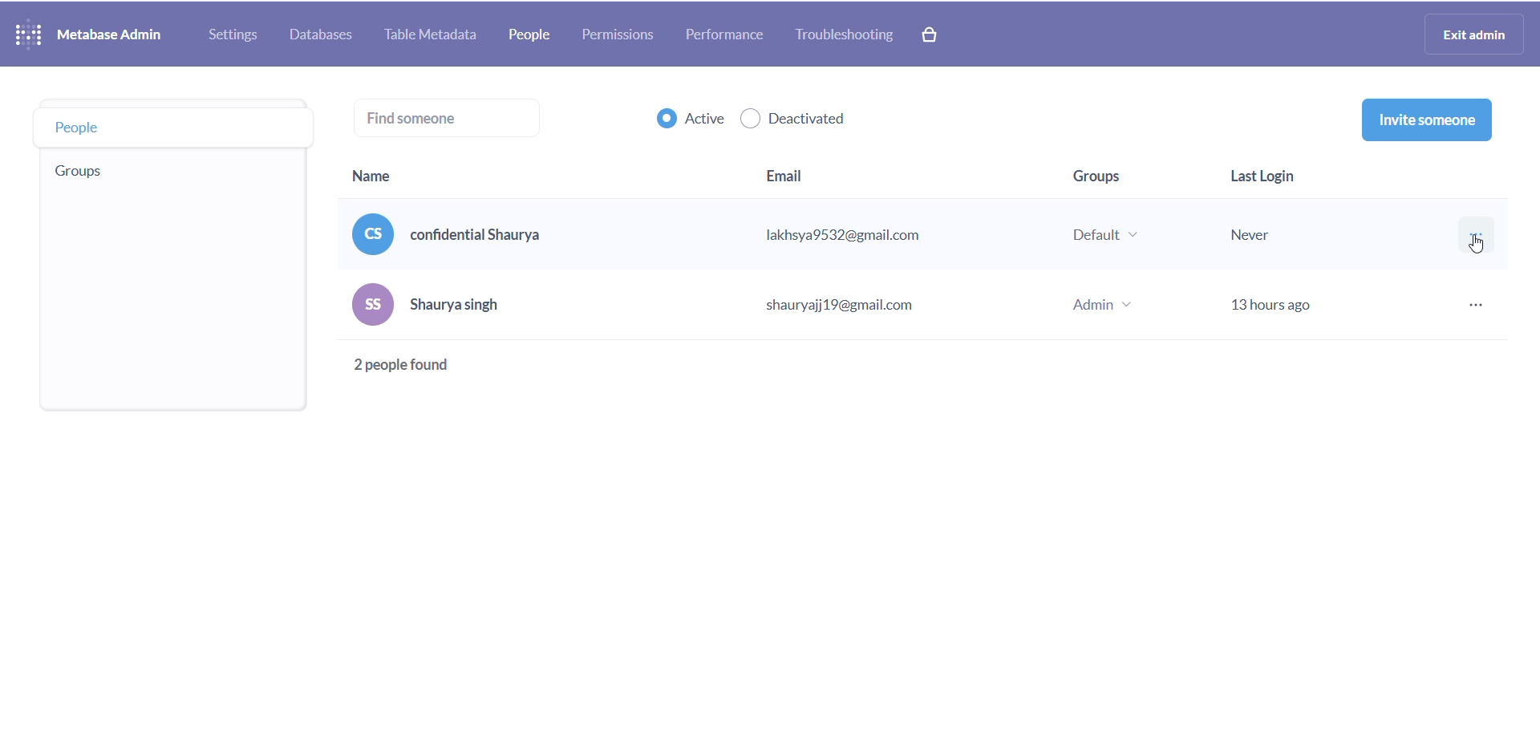 The width and height of the screenshot is (1540, 730). Describe the element at coordinates (1480, 249) in the screenshot. I see `cursor` at that location.